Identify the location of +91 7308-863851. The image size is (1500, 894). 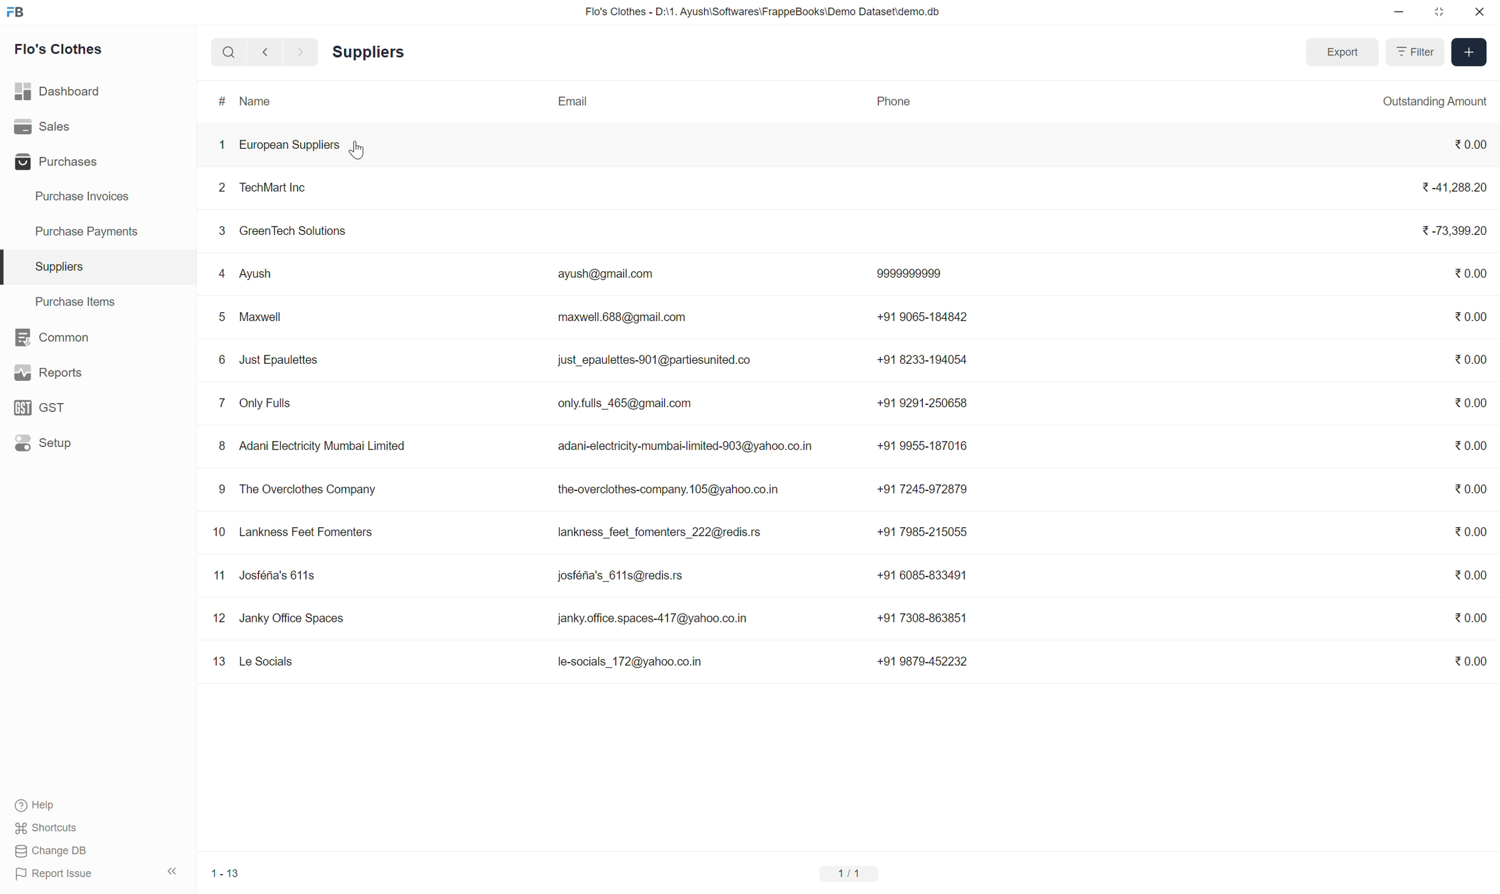
(920, 617).